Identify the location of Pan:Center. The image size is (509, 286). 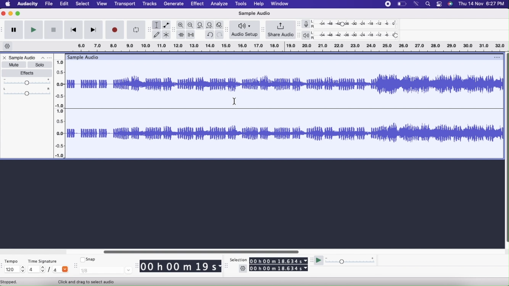
(27, 93).